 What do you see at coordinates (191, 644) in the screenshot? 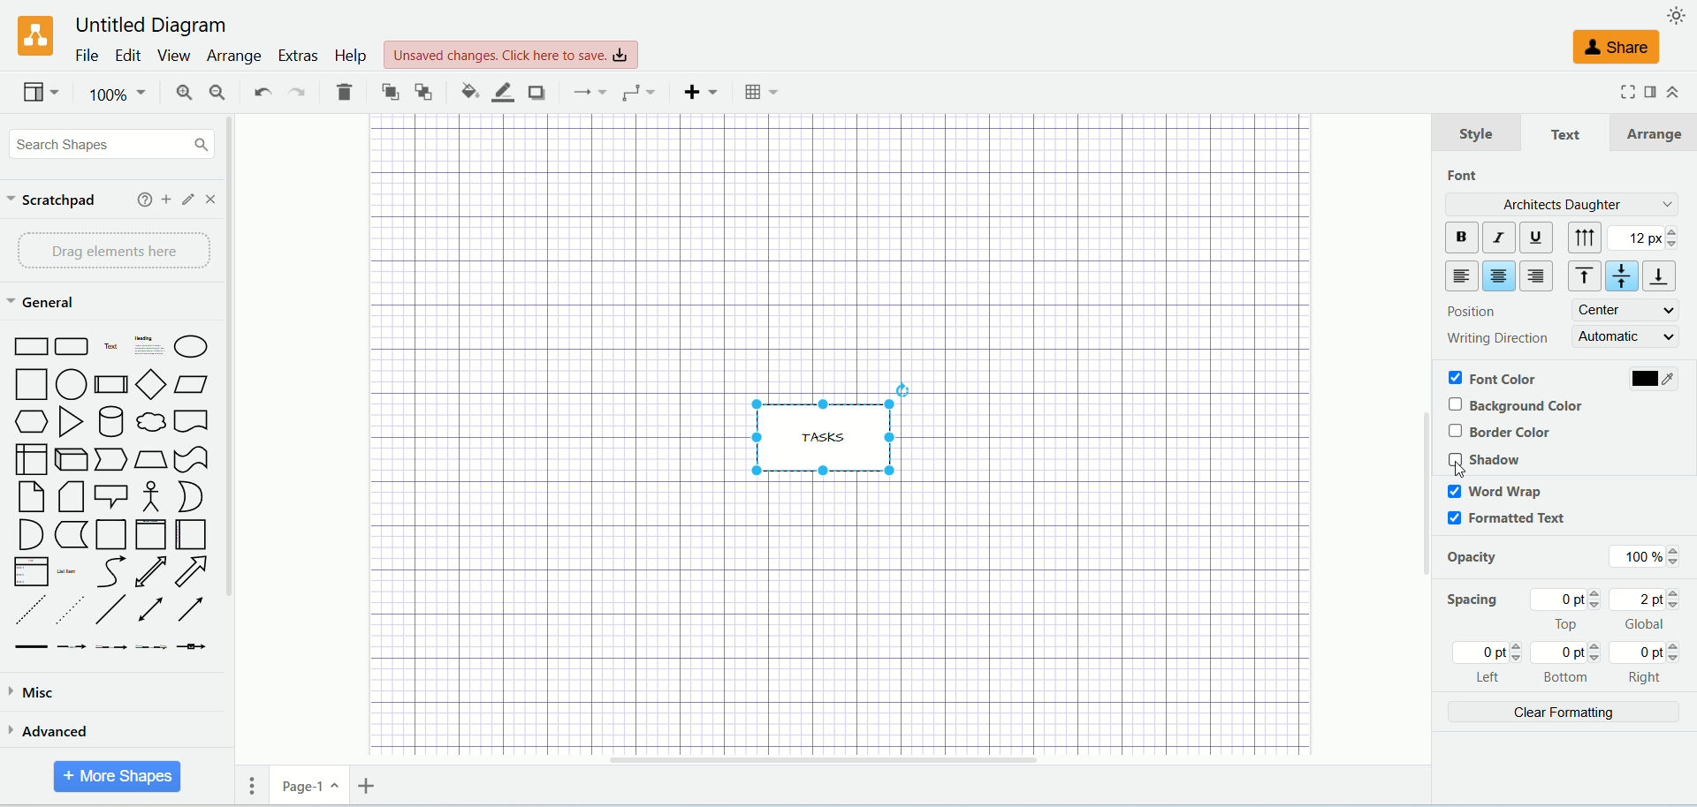
I see `Connector with symbol` at bounding box center [191, 644].